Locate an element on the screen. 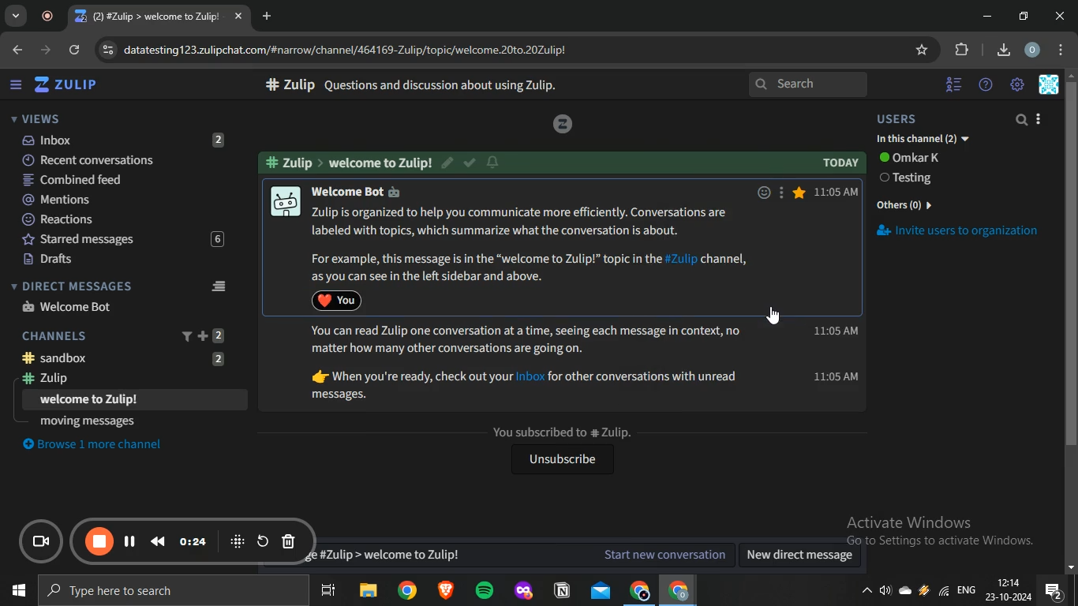  browse 1 more channel is located at coordinates (100, 443).